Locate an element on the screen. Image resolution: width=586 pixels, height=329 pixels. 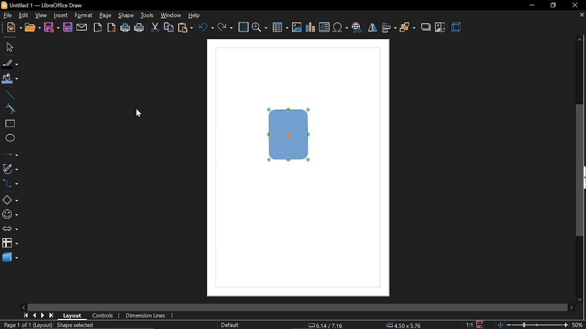
copy is located at coordinates (169, 28).